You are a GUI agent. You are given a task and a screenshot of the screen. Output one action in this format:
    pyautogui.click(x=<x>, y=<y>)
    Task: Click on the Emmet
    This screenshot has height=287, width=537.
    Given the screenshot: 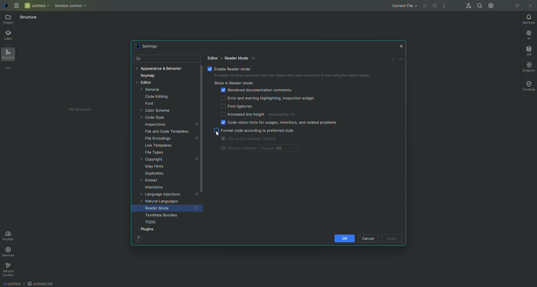 What is the action you would take?
    pyautogui.click(x=150, y=181)
    